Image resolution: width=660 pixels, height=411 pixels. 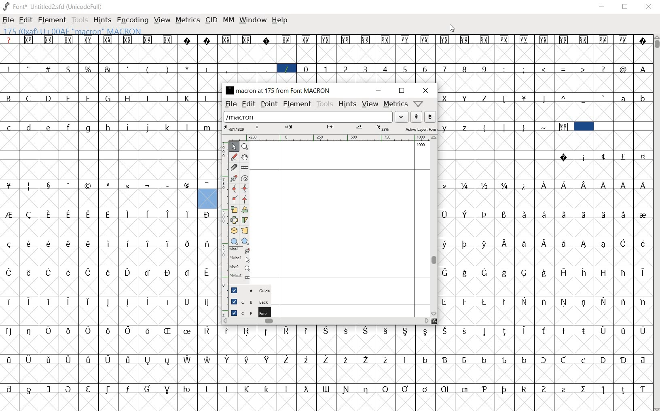 What do you see at coordinates (525, 185) in the screenshot?
I see `Symbol` at bounding box center [525, 185].